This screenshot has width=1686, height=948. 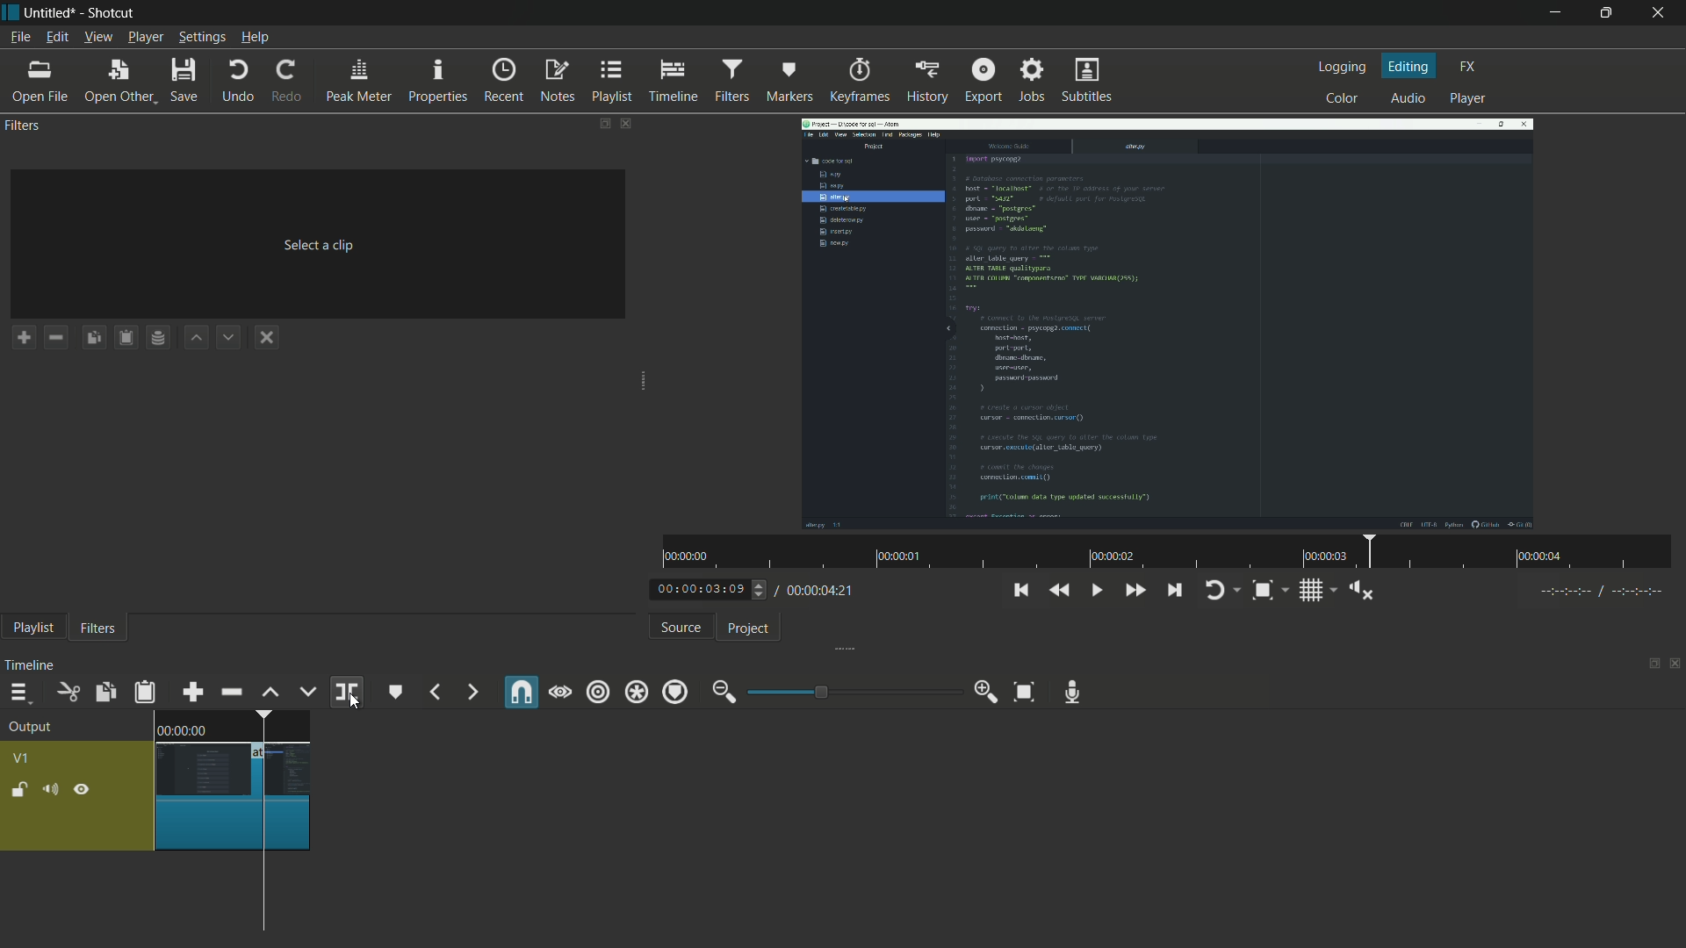 I want to click on output, so click(x=32, y=727).